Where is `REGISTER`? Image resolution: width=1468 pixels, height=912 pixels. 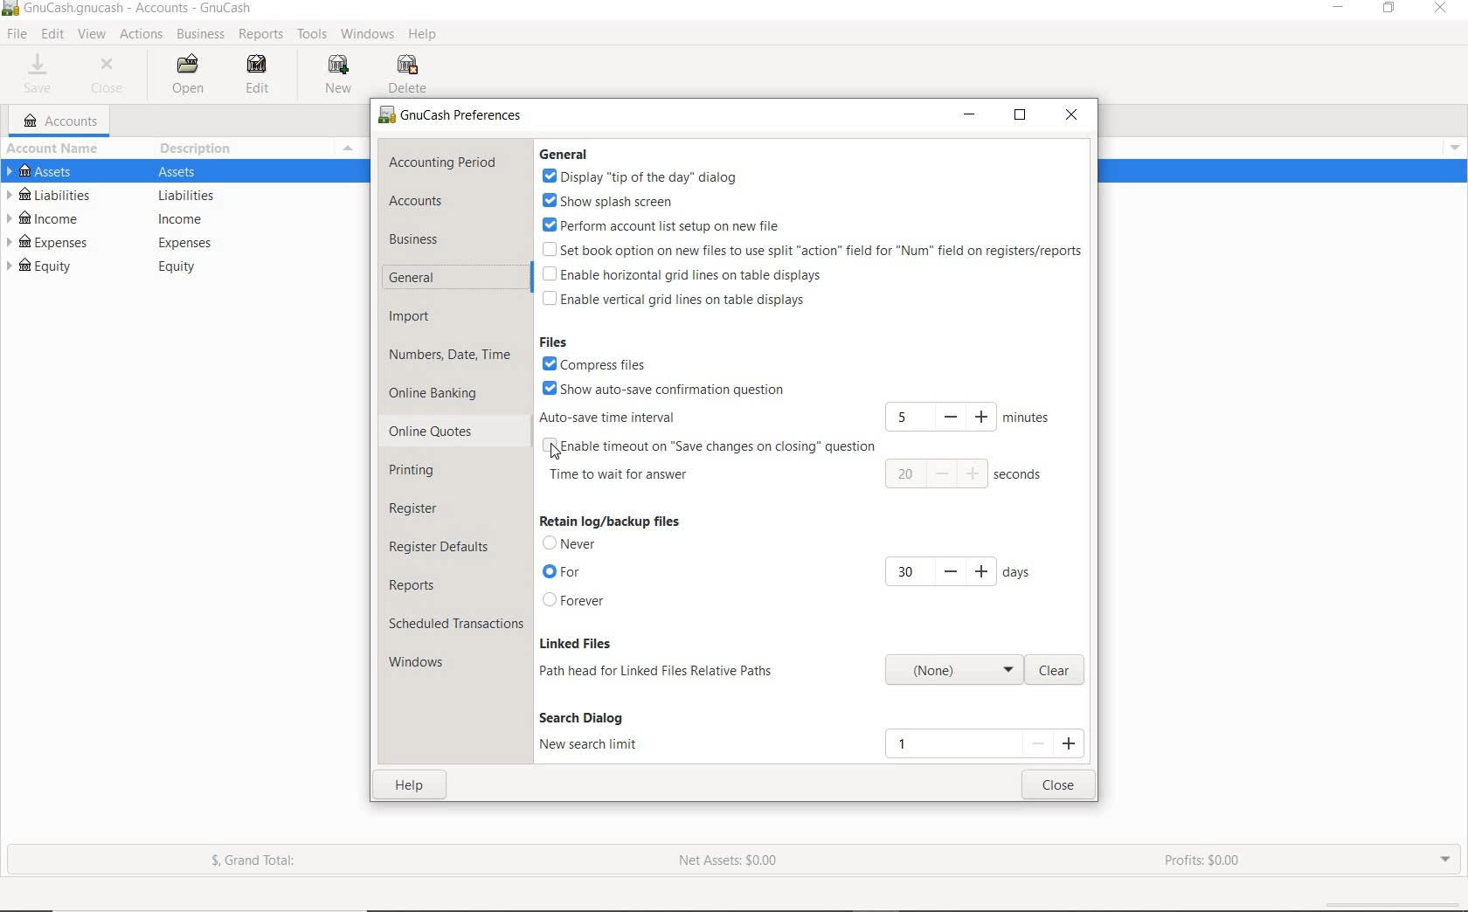 REGISTER is located at coordinates (420, 506).